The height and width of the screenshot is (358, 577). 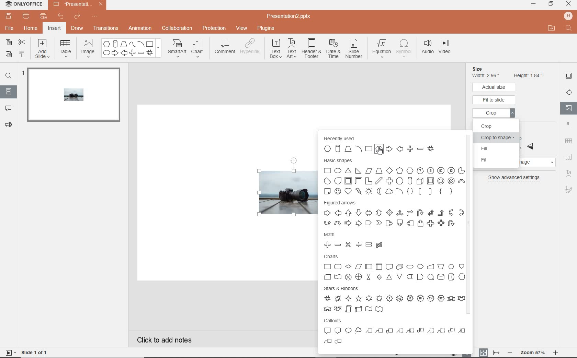 What do you see at coordinates (396, 334) in the screenshot?
I see `callouts` at bounding box center [396, 334].